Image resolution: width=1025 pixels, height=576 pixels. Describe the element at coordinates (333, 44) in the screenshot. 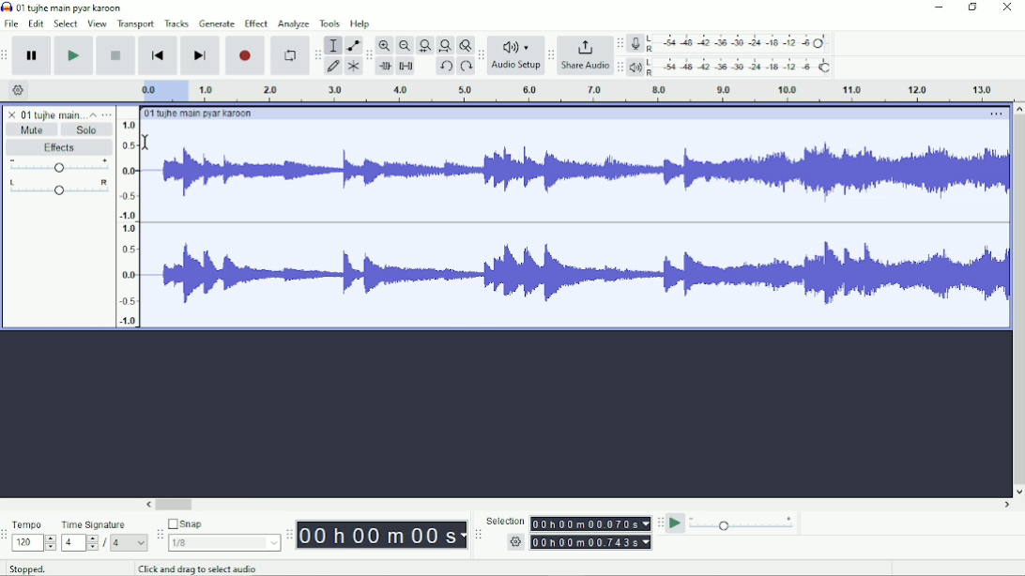

I see `Selection tool` at that location.